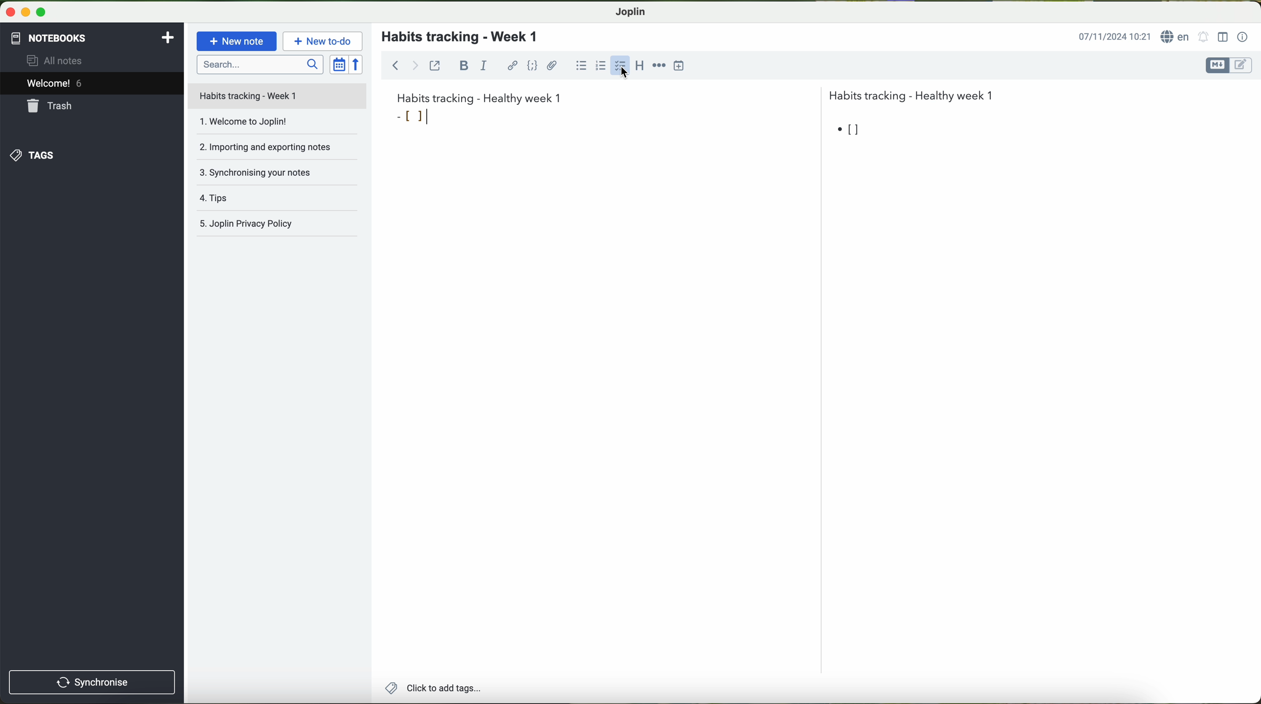 This screenshot has width=1261, height=704. What do you see at coordinates (33, 156) in the screenshot?
I see `tags` at bounding box center [33, 156].